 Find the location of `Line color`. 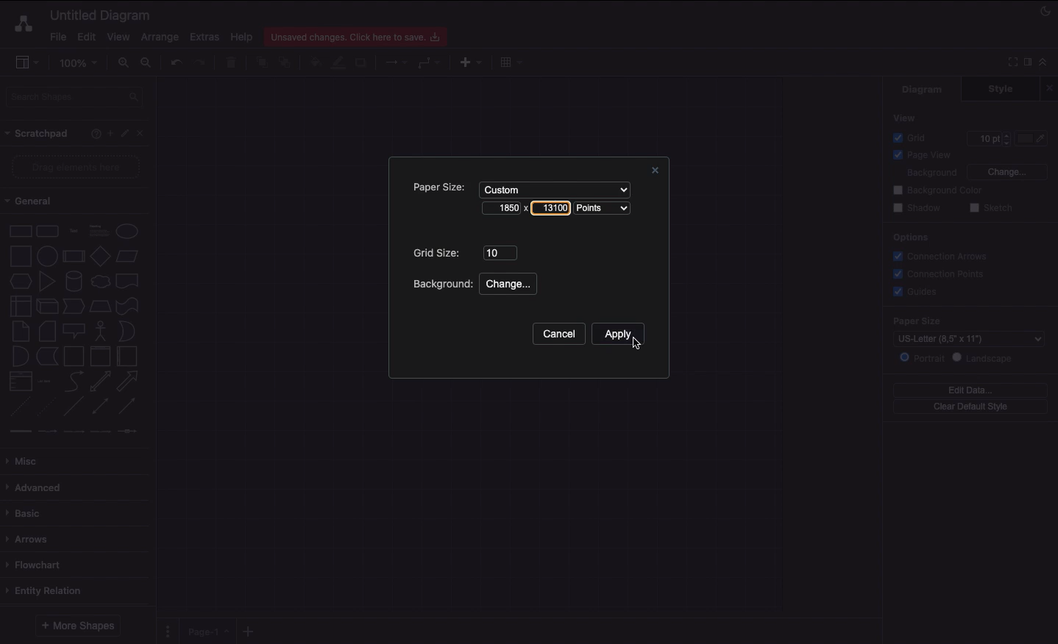

Line color is located at coordinates (338, 61).